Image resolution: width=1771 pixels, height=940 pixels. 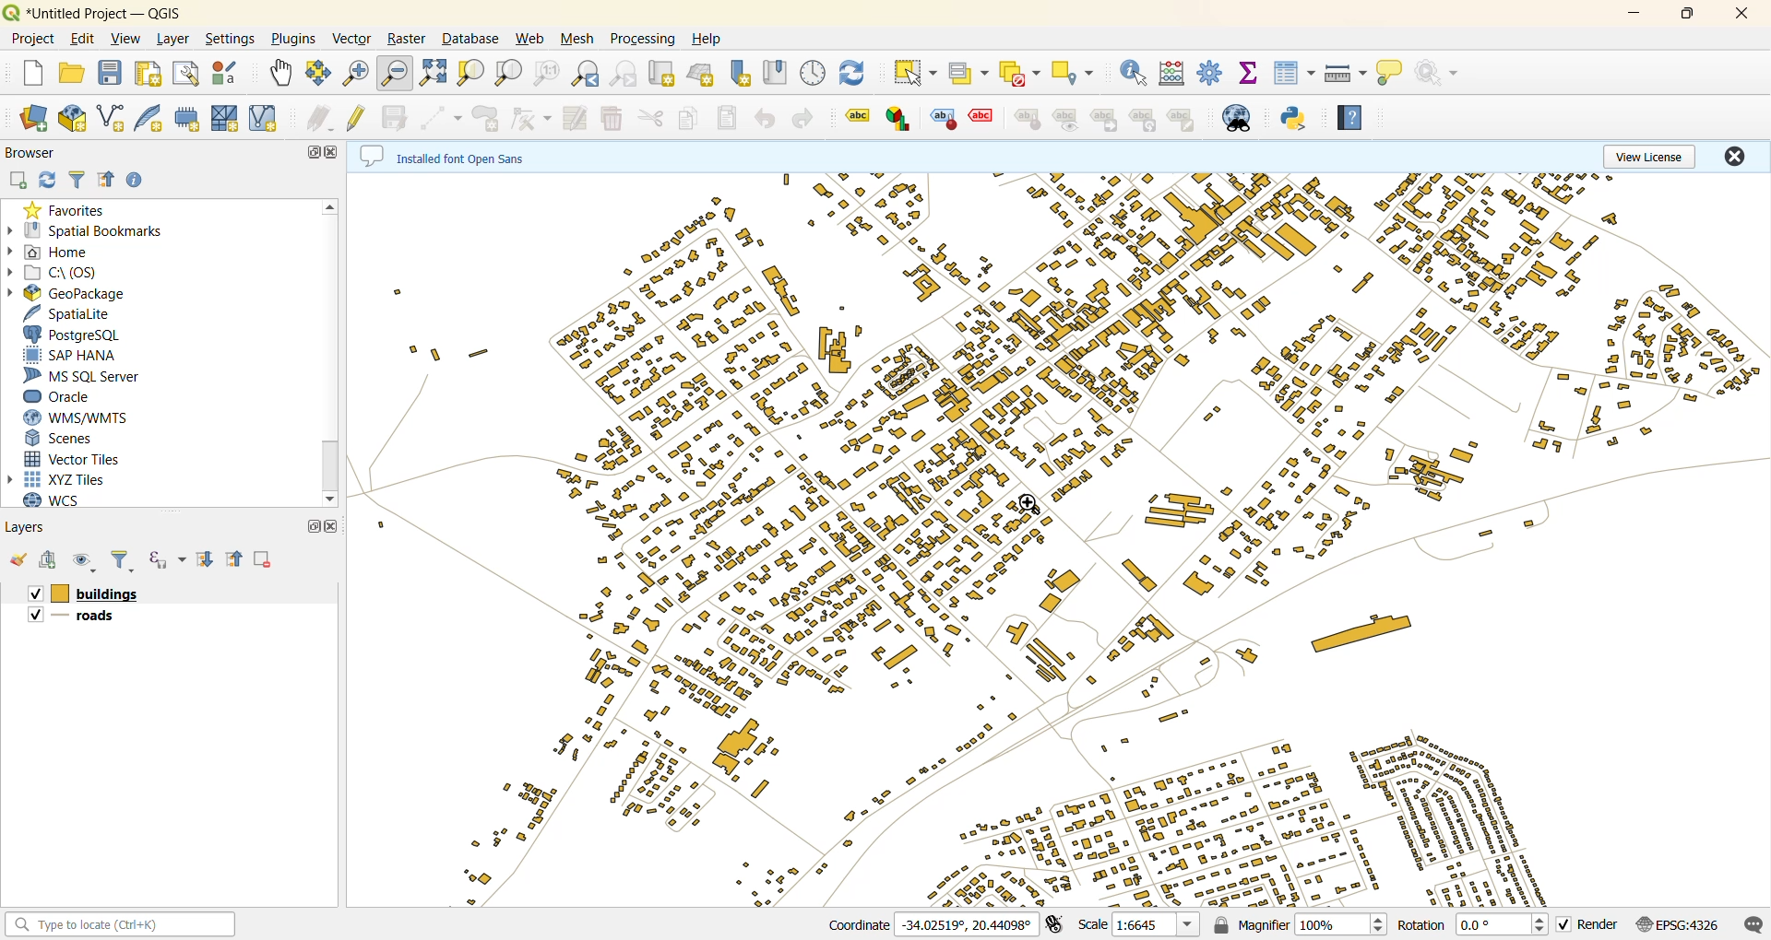 What do you see at coordinates (77, 121) in the screenshot?
I see `new geopackage layer` at bounding box center [77, 121].